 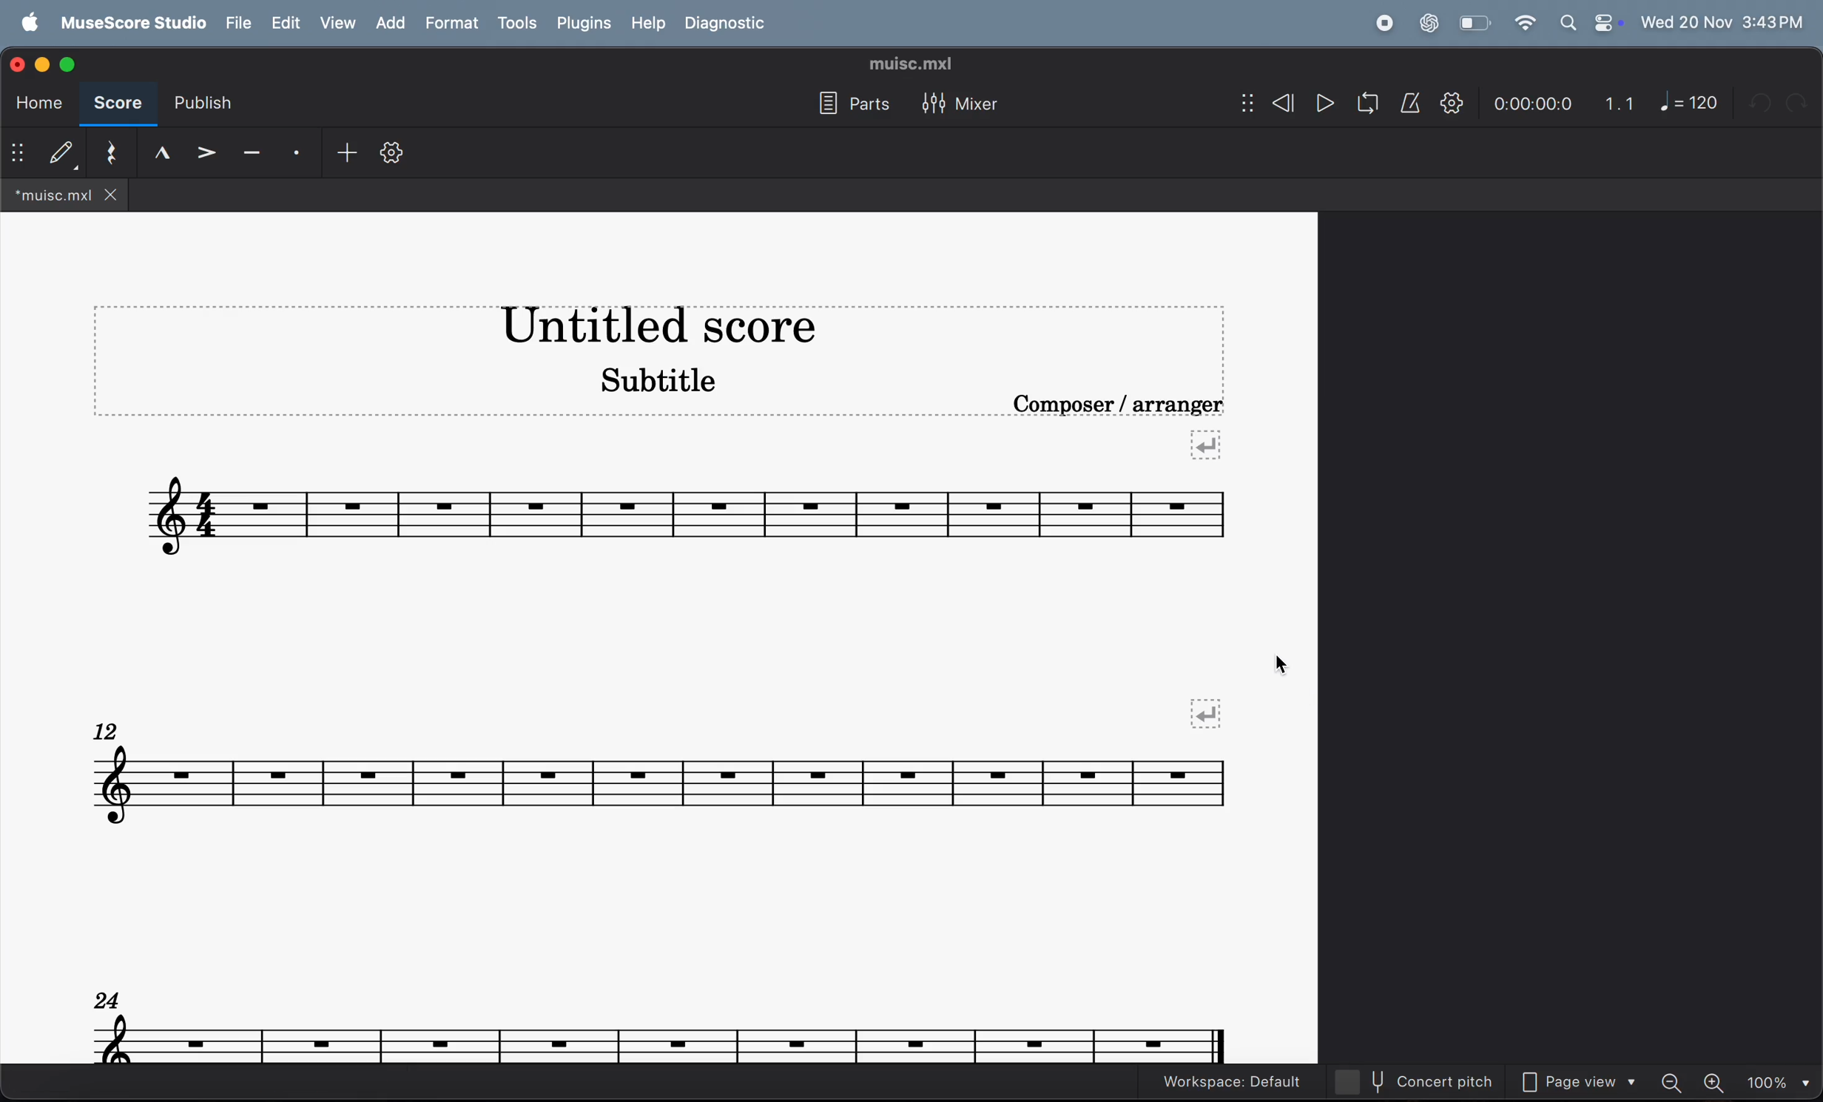 What do you see at coordinates (1447, 102) in the screenshot?
I see `settings` at bounding box center [1447, 102].